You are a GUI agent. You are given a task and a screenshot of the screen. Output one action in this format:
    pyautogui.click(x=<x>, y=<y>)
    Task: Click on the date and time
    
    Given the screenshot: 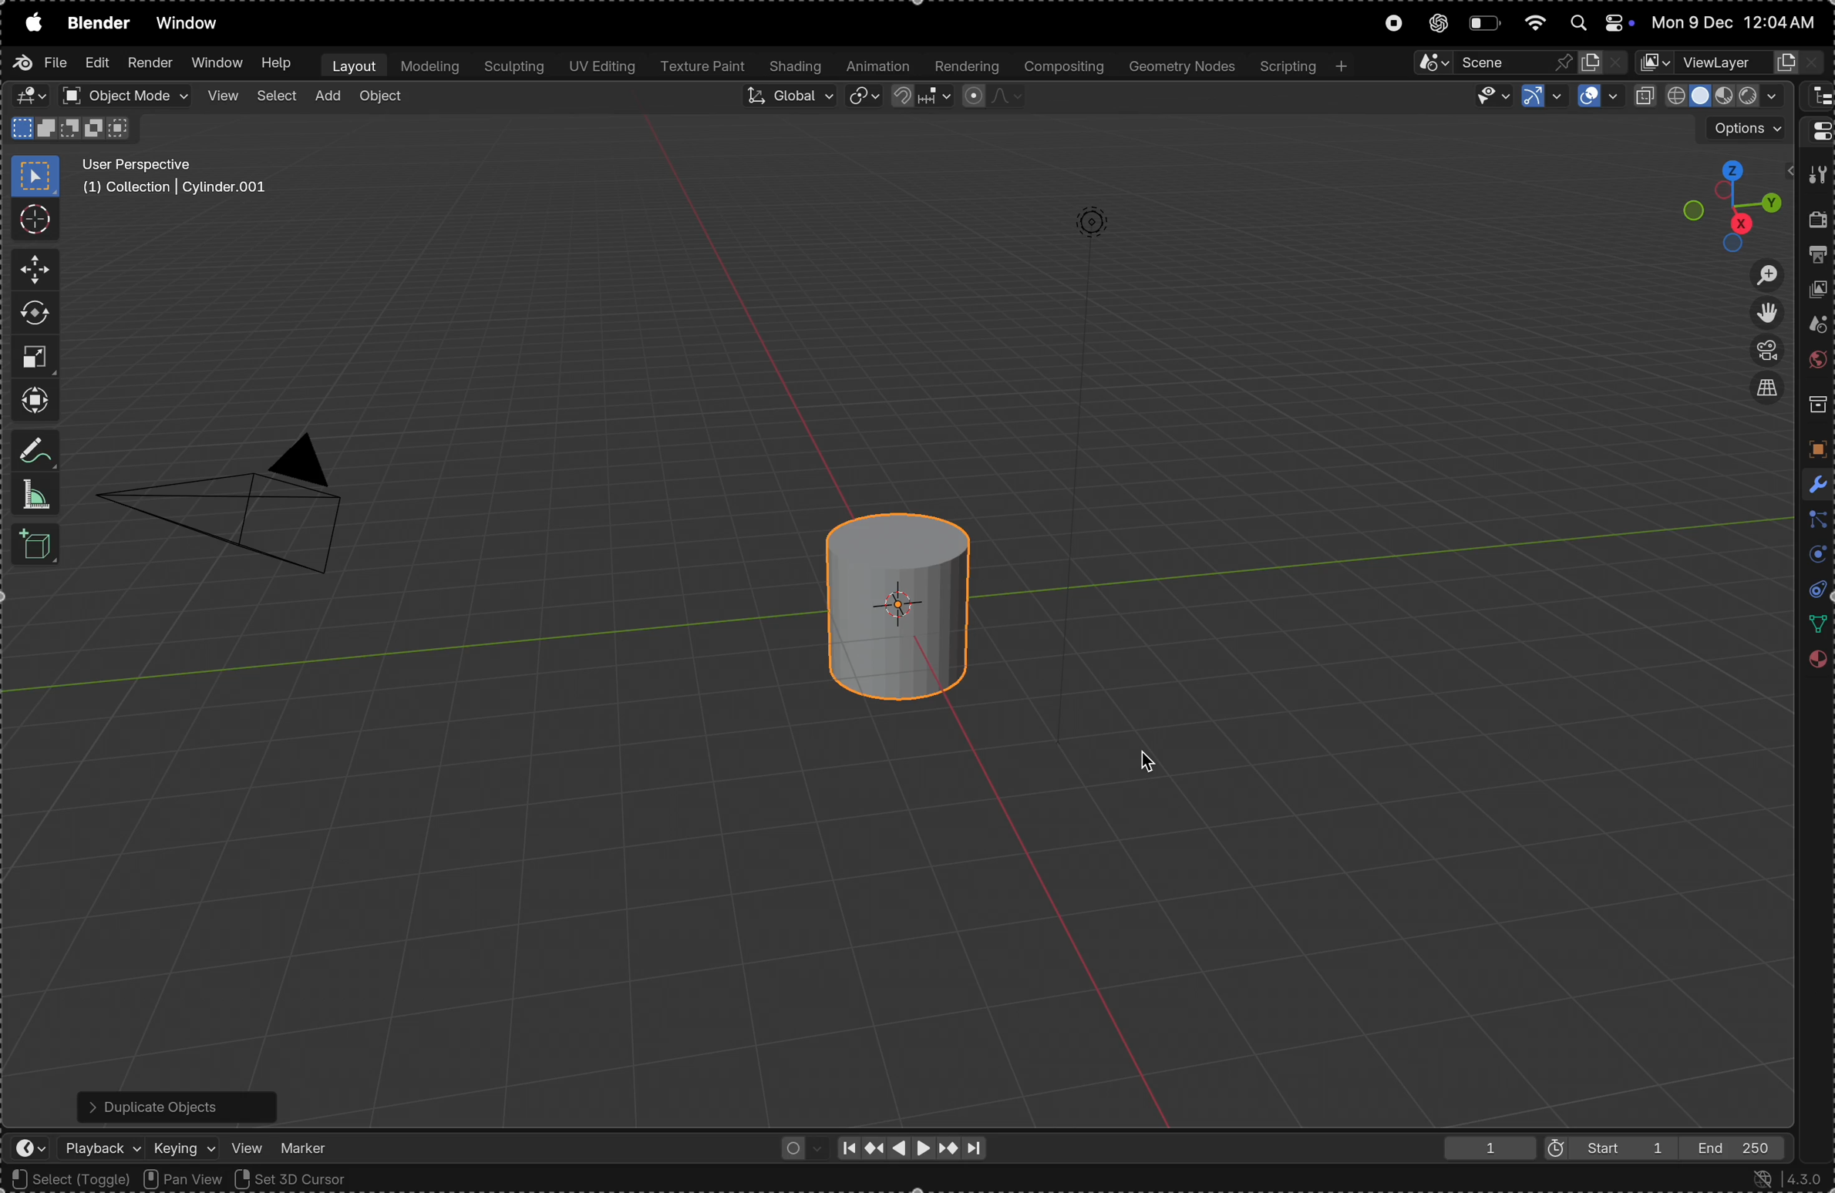 What is the action you would take?
    pyautogui.click(x=1737, y=22)
    